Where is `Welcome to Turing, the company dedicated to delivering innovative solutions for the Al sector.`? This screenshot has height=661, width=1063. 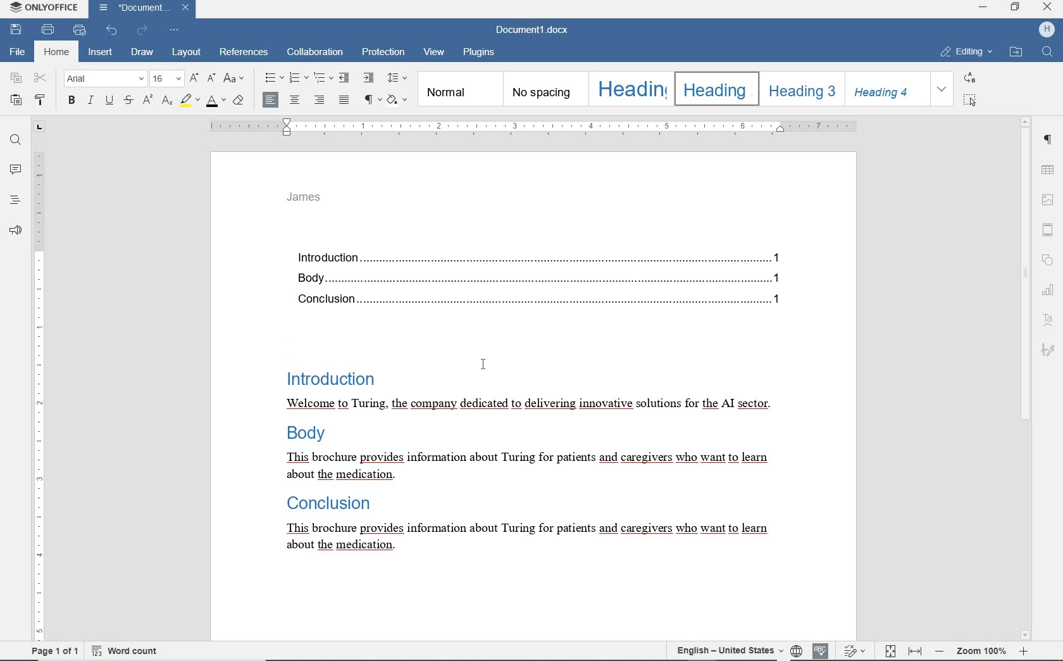 Welcome to Turing, the company dedicated to delivering innovative solutions for the Al sector. is located at coordinates (521, 404).